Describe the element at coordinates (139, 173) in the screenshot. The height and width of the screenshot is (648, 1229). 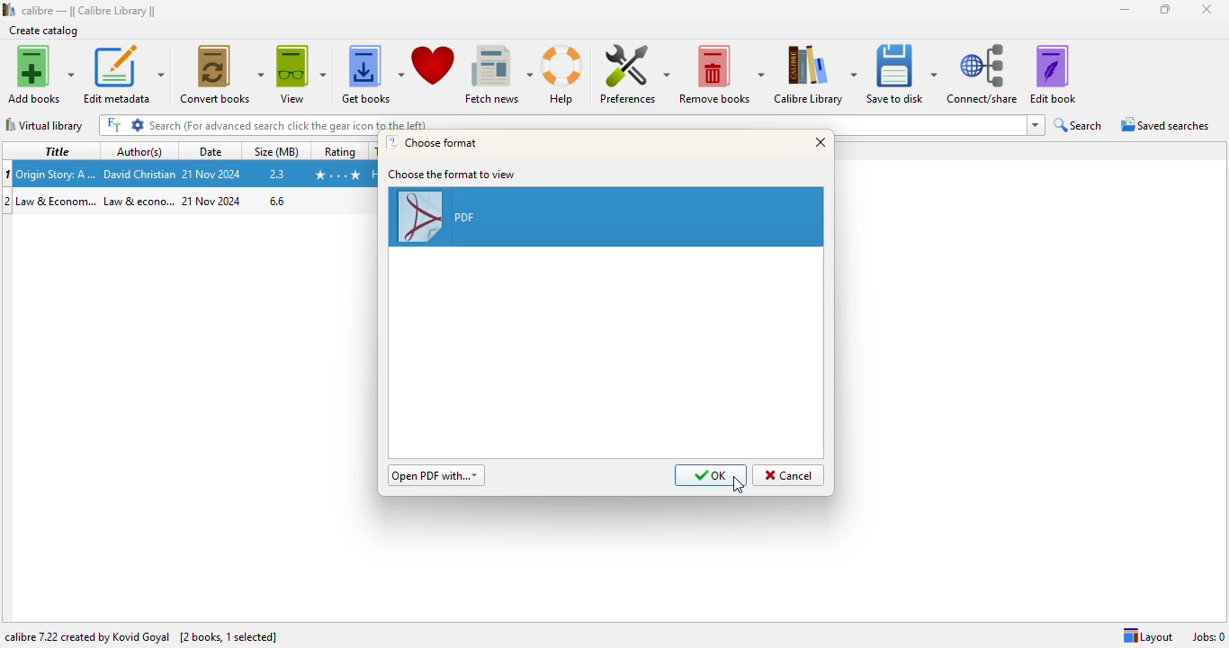
I see `Author` at that location.